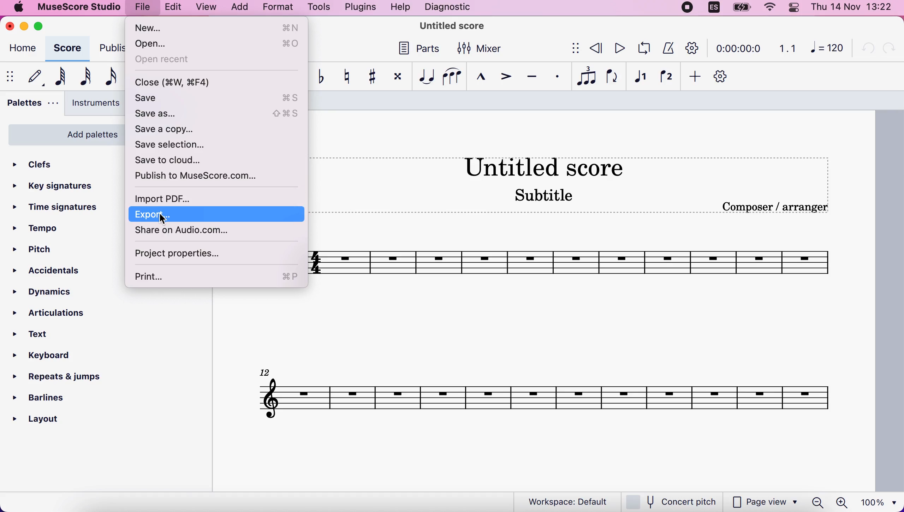 This screenshot has height=512, width=904. Describe the element at coordinates (59, 77) in the screenshot. I see `64th note` at that location.